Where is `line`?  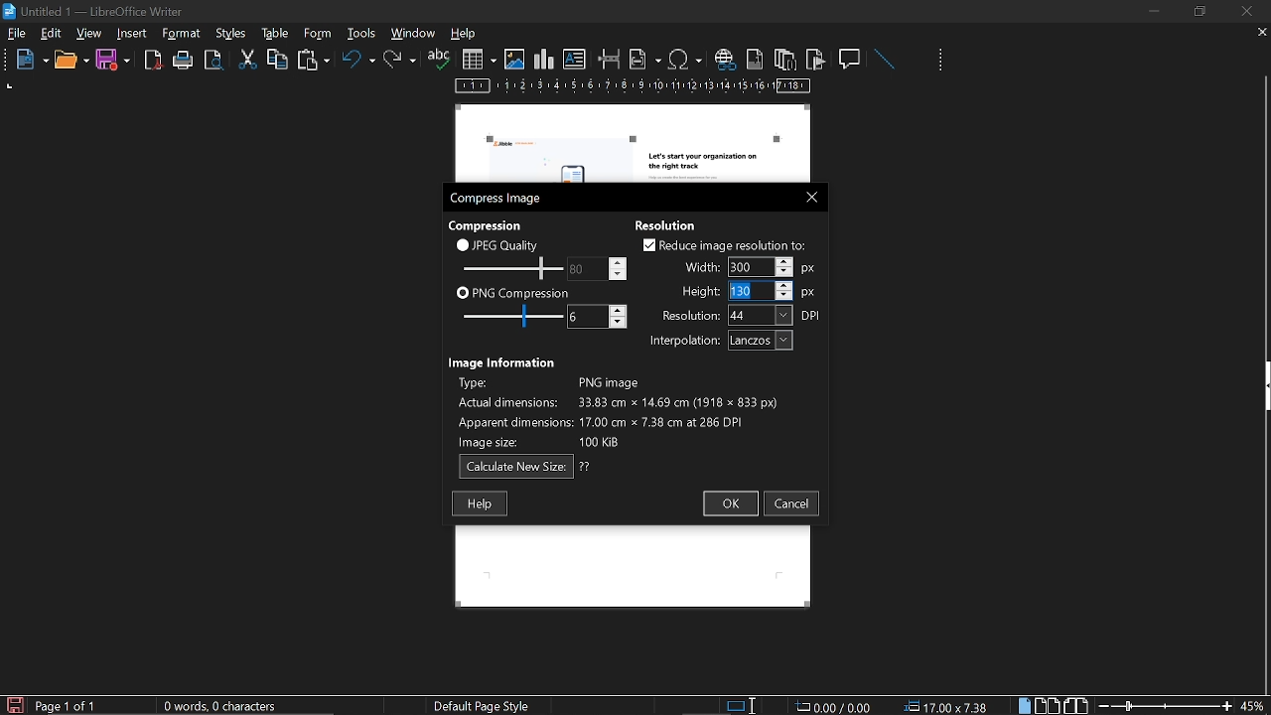
line is located at coordinates (884, 60).